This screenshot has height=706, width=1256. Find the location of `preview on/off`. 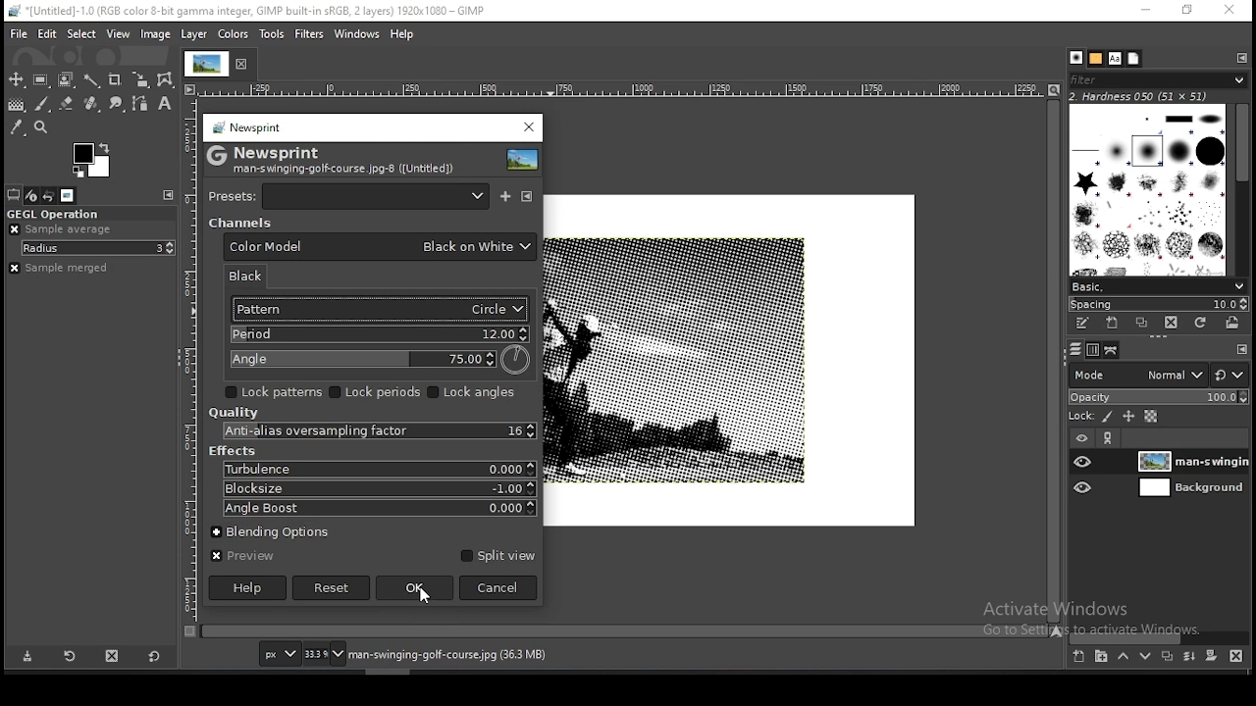

preview on/off is located at coordinates (242, 557).